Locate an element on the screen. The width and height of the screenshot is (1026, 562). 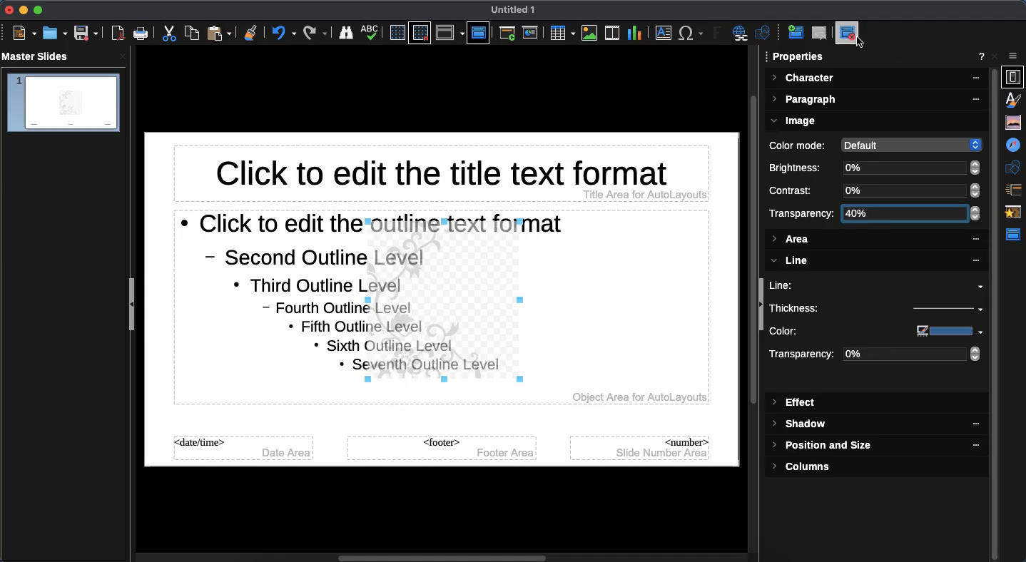
Redo is located at coordinates (315, 33).